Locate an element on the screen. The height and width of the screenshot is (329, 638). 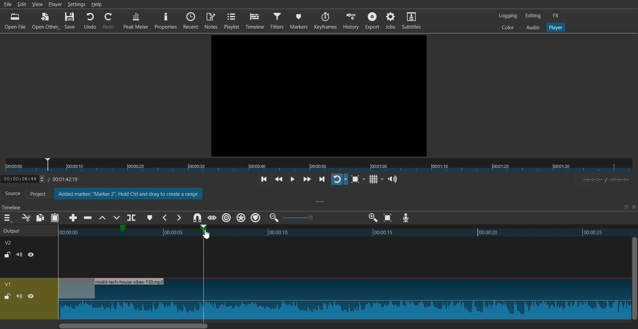
Mute is located at coordinates (19, 296).